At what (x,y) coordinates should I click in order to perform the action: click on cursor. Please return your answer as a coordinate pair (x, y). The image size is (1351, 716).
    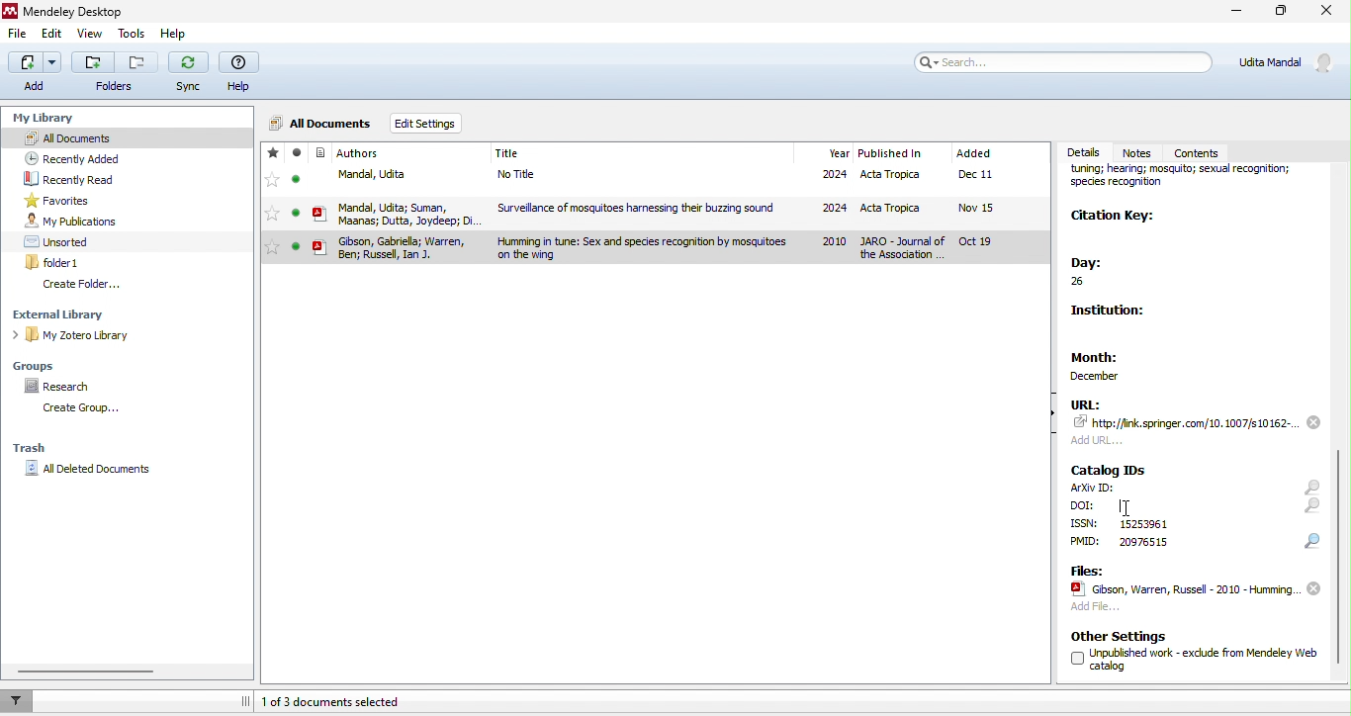
    Looking at the image, I should click on (1127, 509).